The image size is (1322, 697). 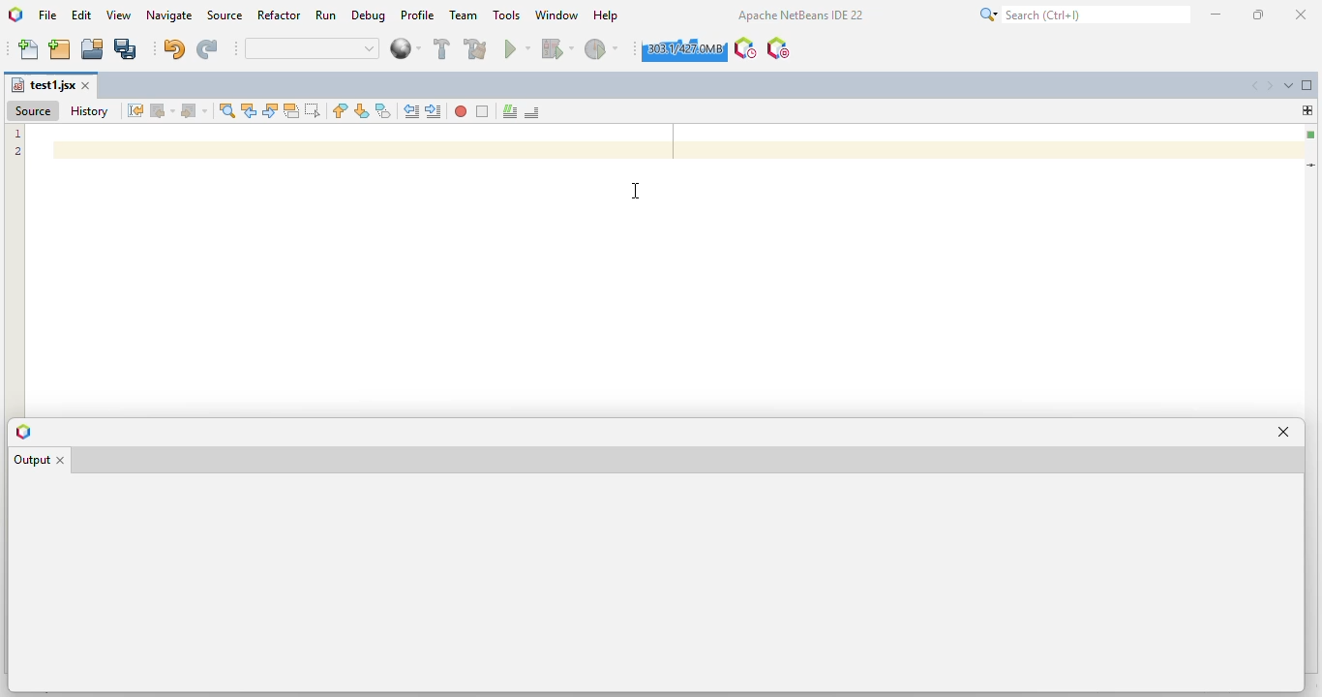 I want to click on scroll documents right, so click(x=1273, y=86).